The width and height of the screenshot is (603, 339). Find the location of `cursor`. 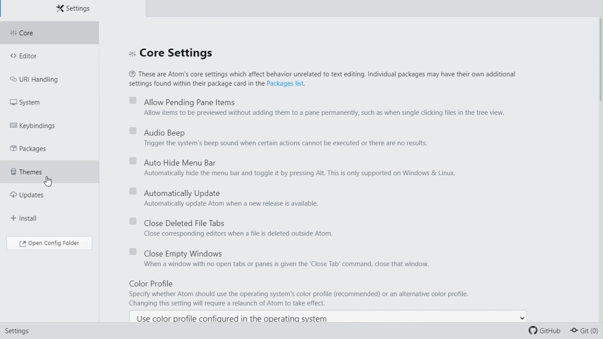

cursor is located at coordinates (50, 183).